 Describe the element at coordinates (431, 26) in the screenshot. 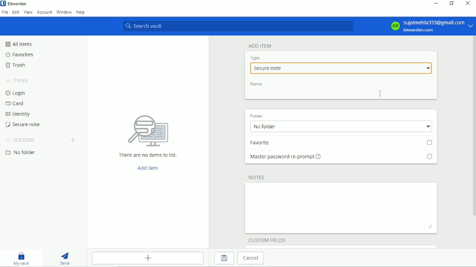

I see `KK sujalmehla333@gmail.com    bitwarden.com` at that location.